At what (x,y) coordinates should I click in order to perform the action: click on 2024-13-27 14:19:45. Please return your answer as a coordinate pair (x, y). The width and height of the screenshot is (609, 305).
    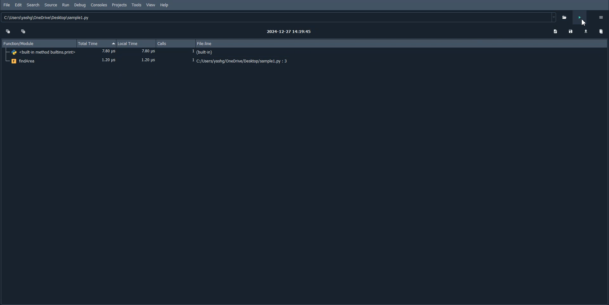
    Looking at the image, I should click on (290, 32).